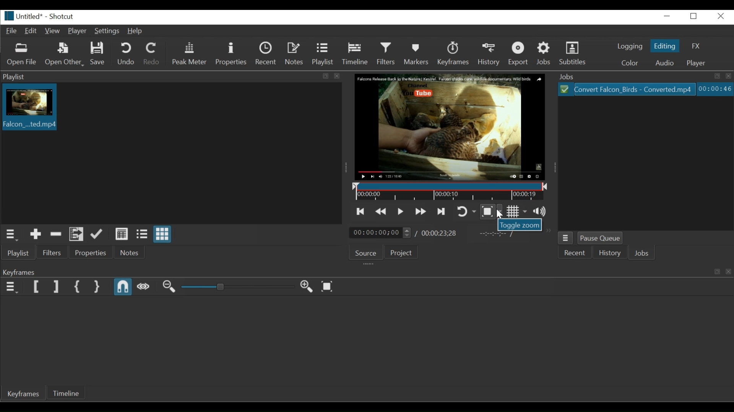  Describe the element at coordinates (629, 46) in the screenshot. I see `logging` at that location.